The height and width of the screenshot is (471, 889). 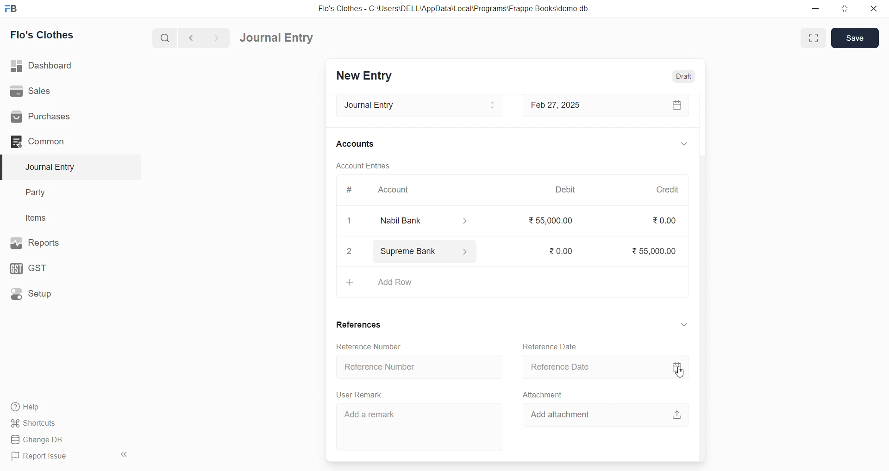 I want to click on collapse sidebar, so click(x=125, y=454).